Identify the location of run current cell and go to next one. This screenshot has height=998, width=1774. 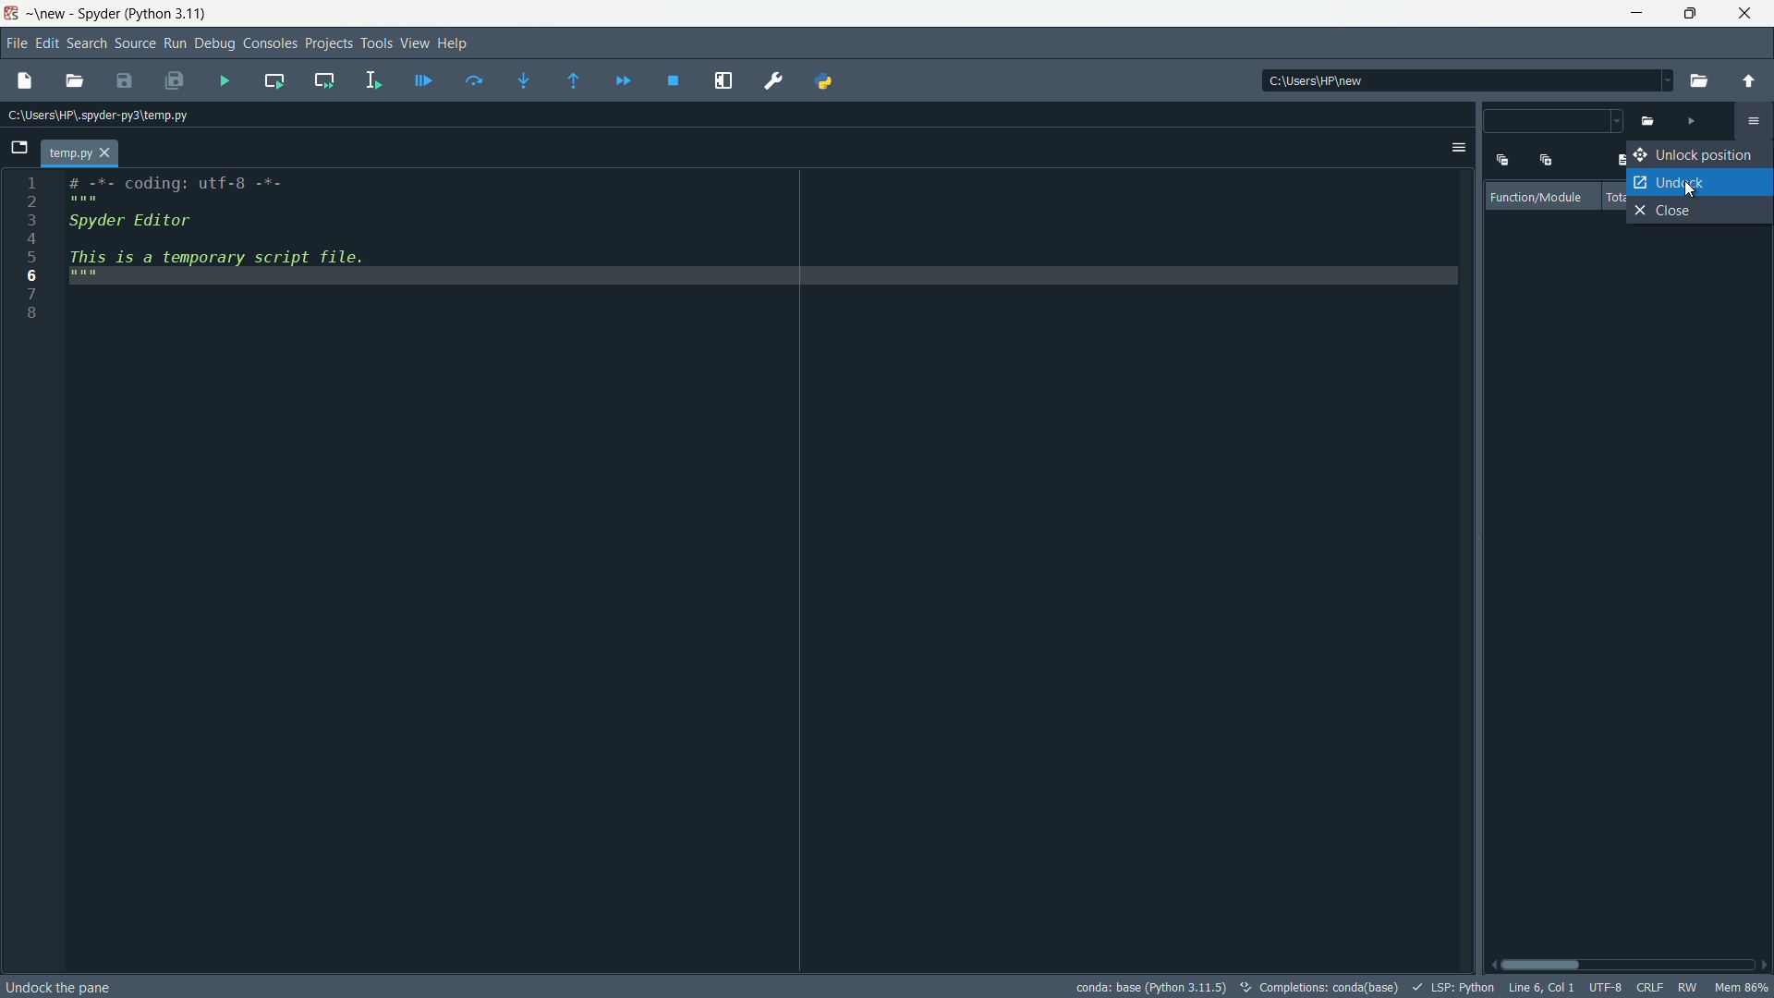
(324, 81).